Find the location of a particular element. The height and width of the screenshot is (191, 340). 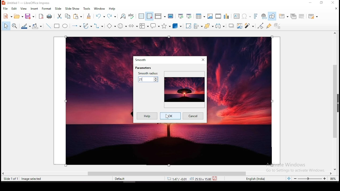

minimize is located at coordinates (311, 3).